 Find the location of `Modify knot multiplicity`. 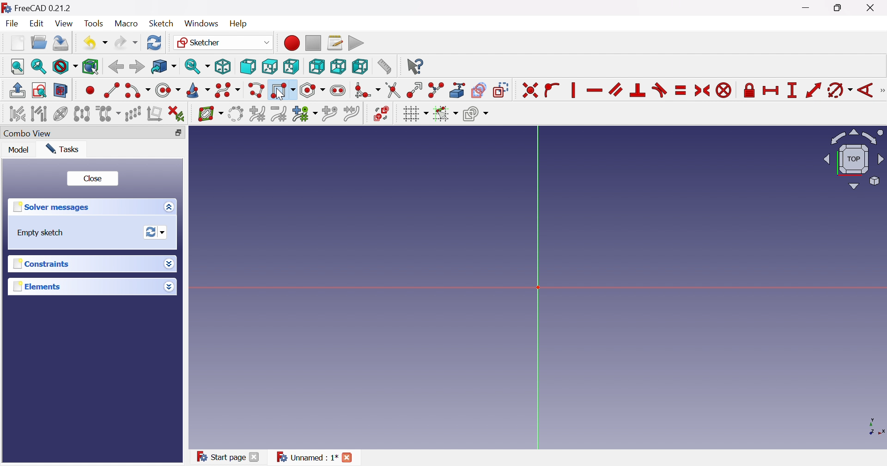

Modify knot multiplicity is located at coordinates (304, 113).